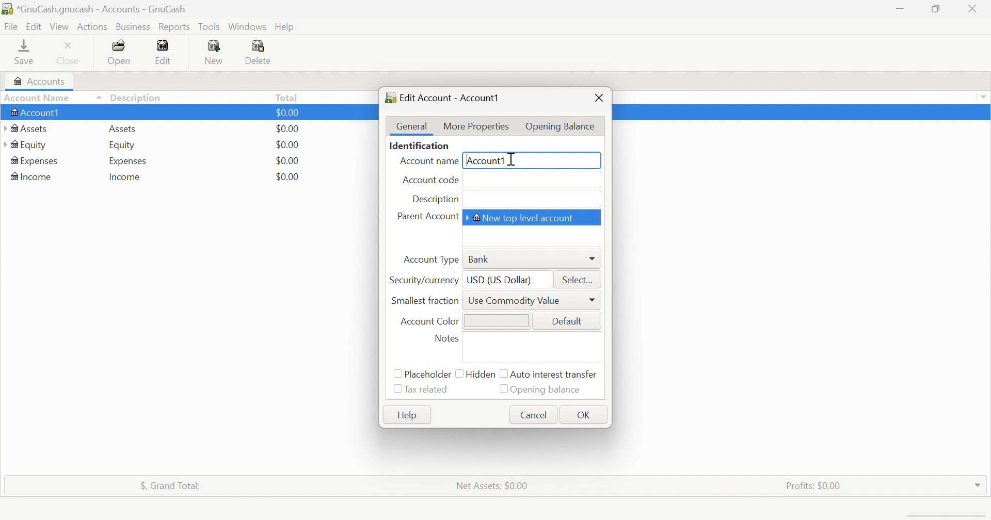 The image size is (991, 520). I want to click on Opening balance, so click(541, 389).